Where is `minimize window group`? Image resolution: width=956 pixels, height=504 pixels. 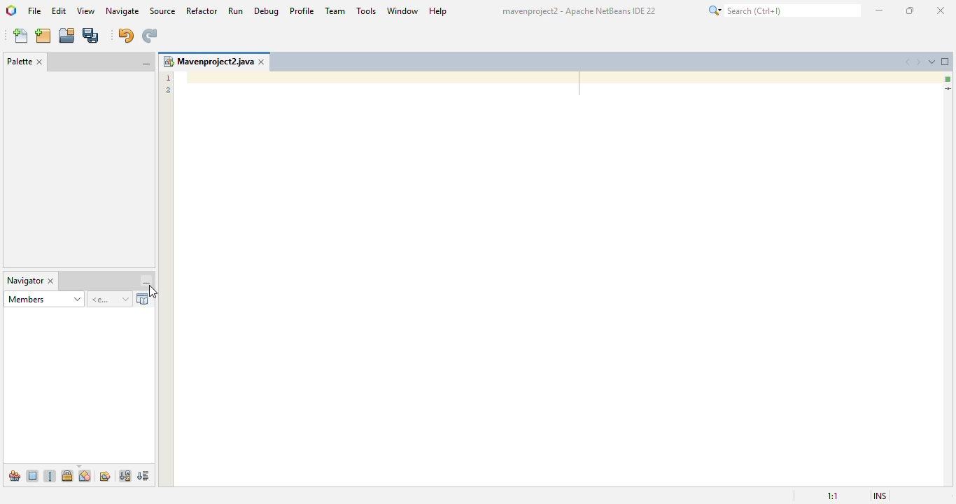
minimize window group is located at coordinates (146, 282).